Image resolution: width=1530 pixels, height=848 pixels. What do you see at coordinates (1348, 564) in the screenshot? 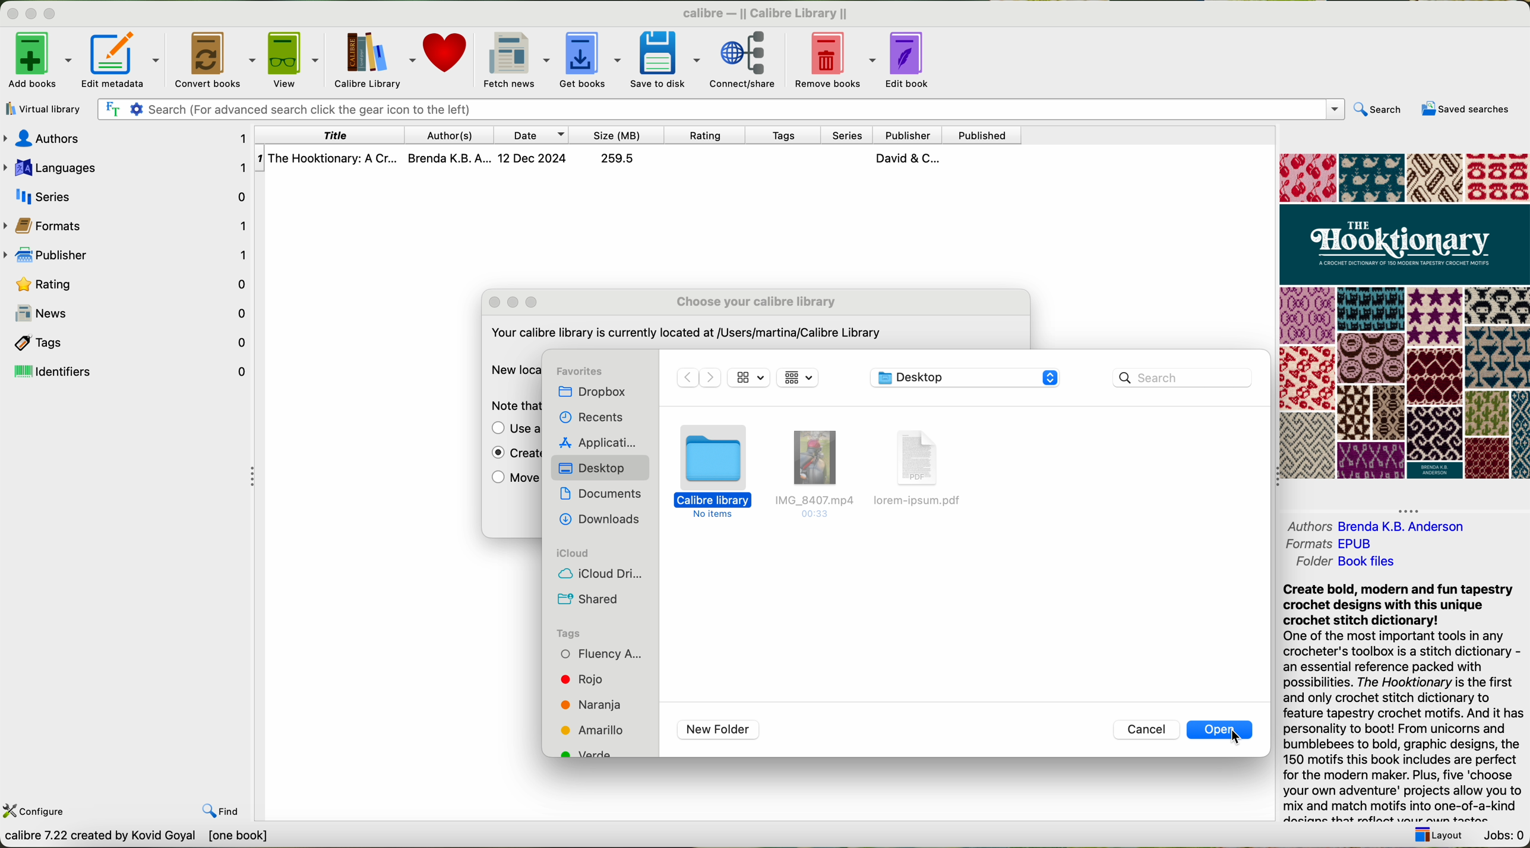
I see `folder Book files` at bounding box center [1348, 564].